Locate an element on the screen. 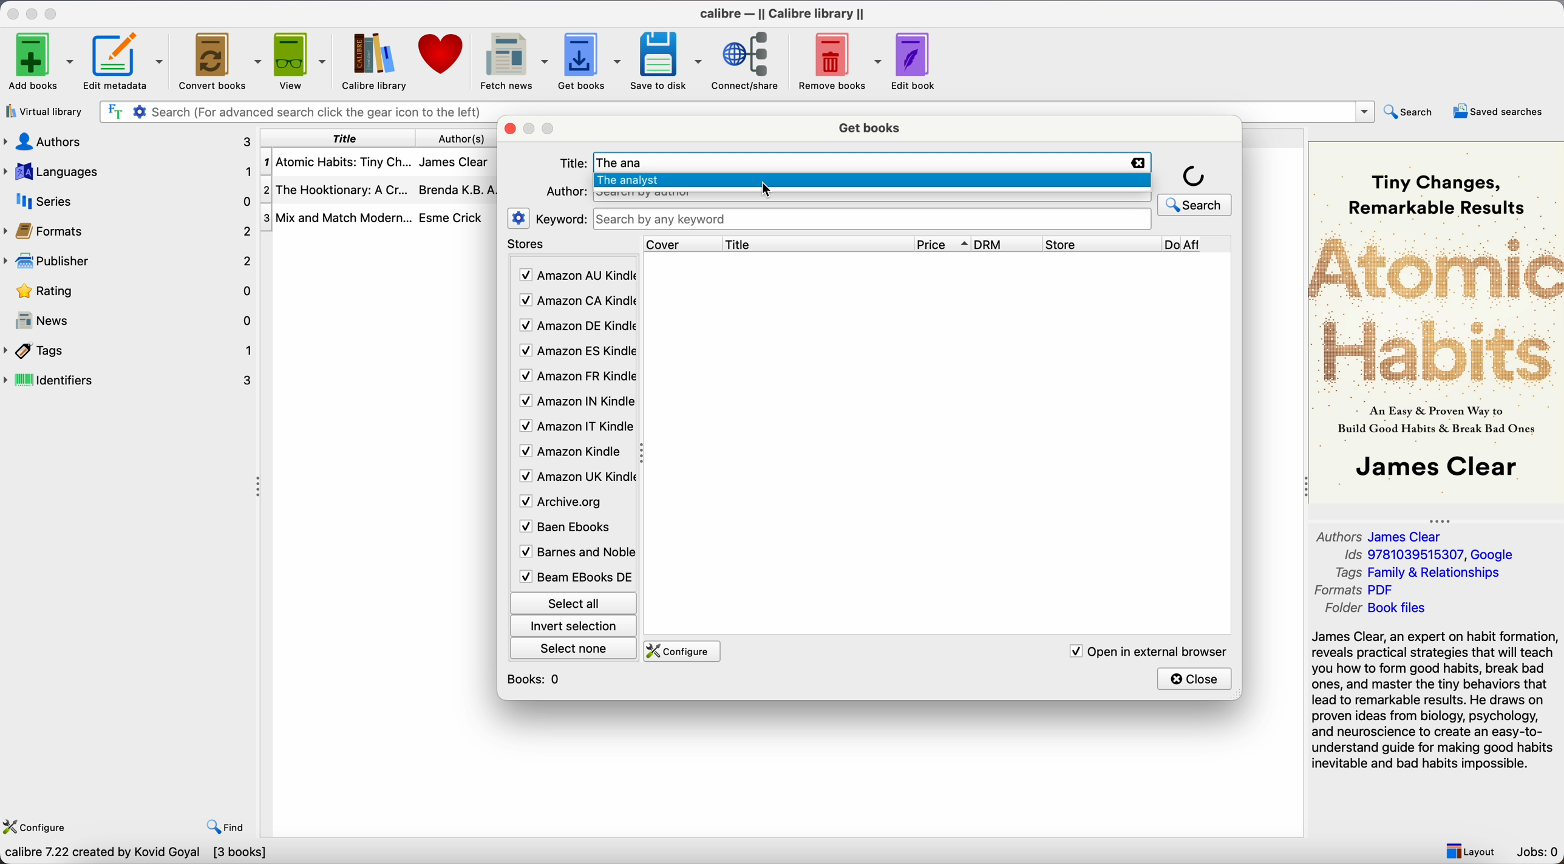  Amazon CA Kindle is located at coordinates (576, 301).